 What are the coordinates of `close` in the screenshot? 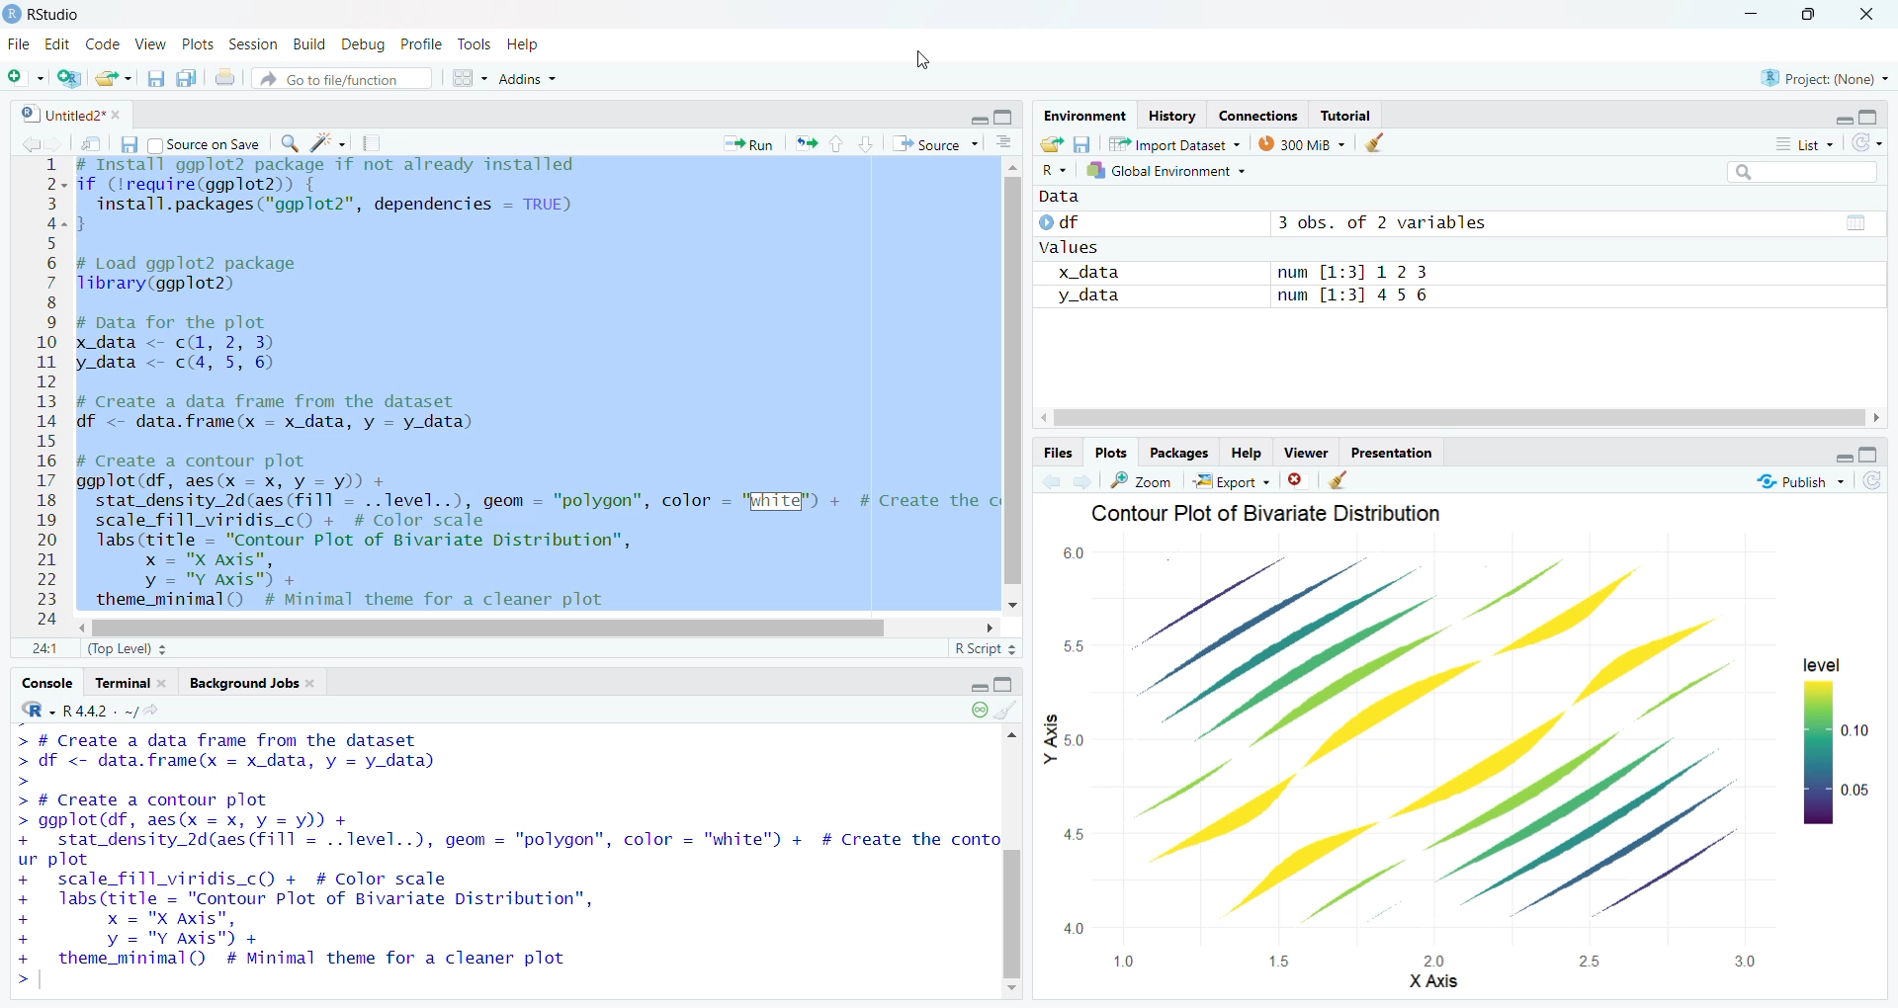 It's located at (1860, 17).